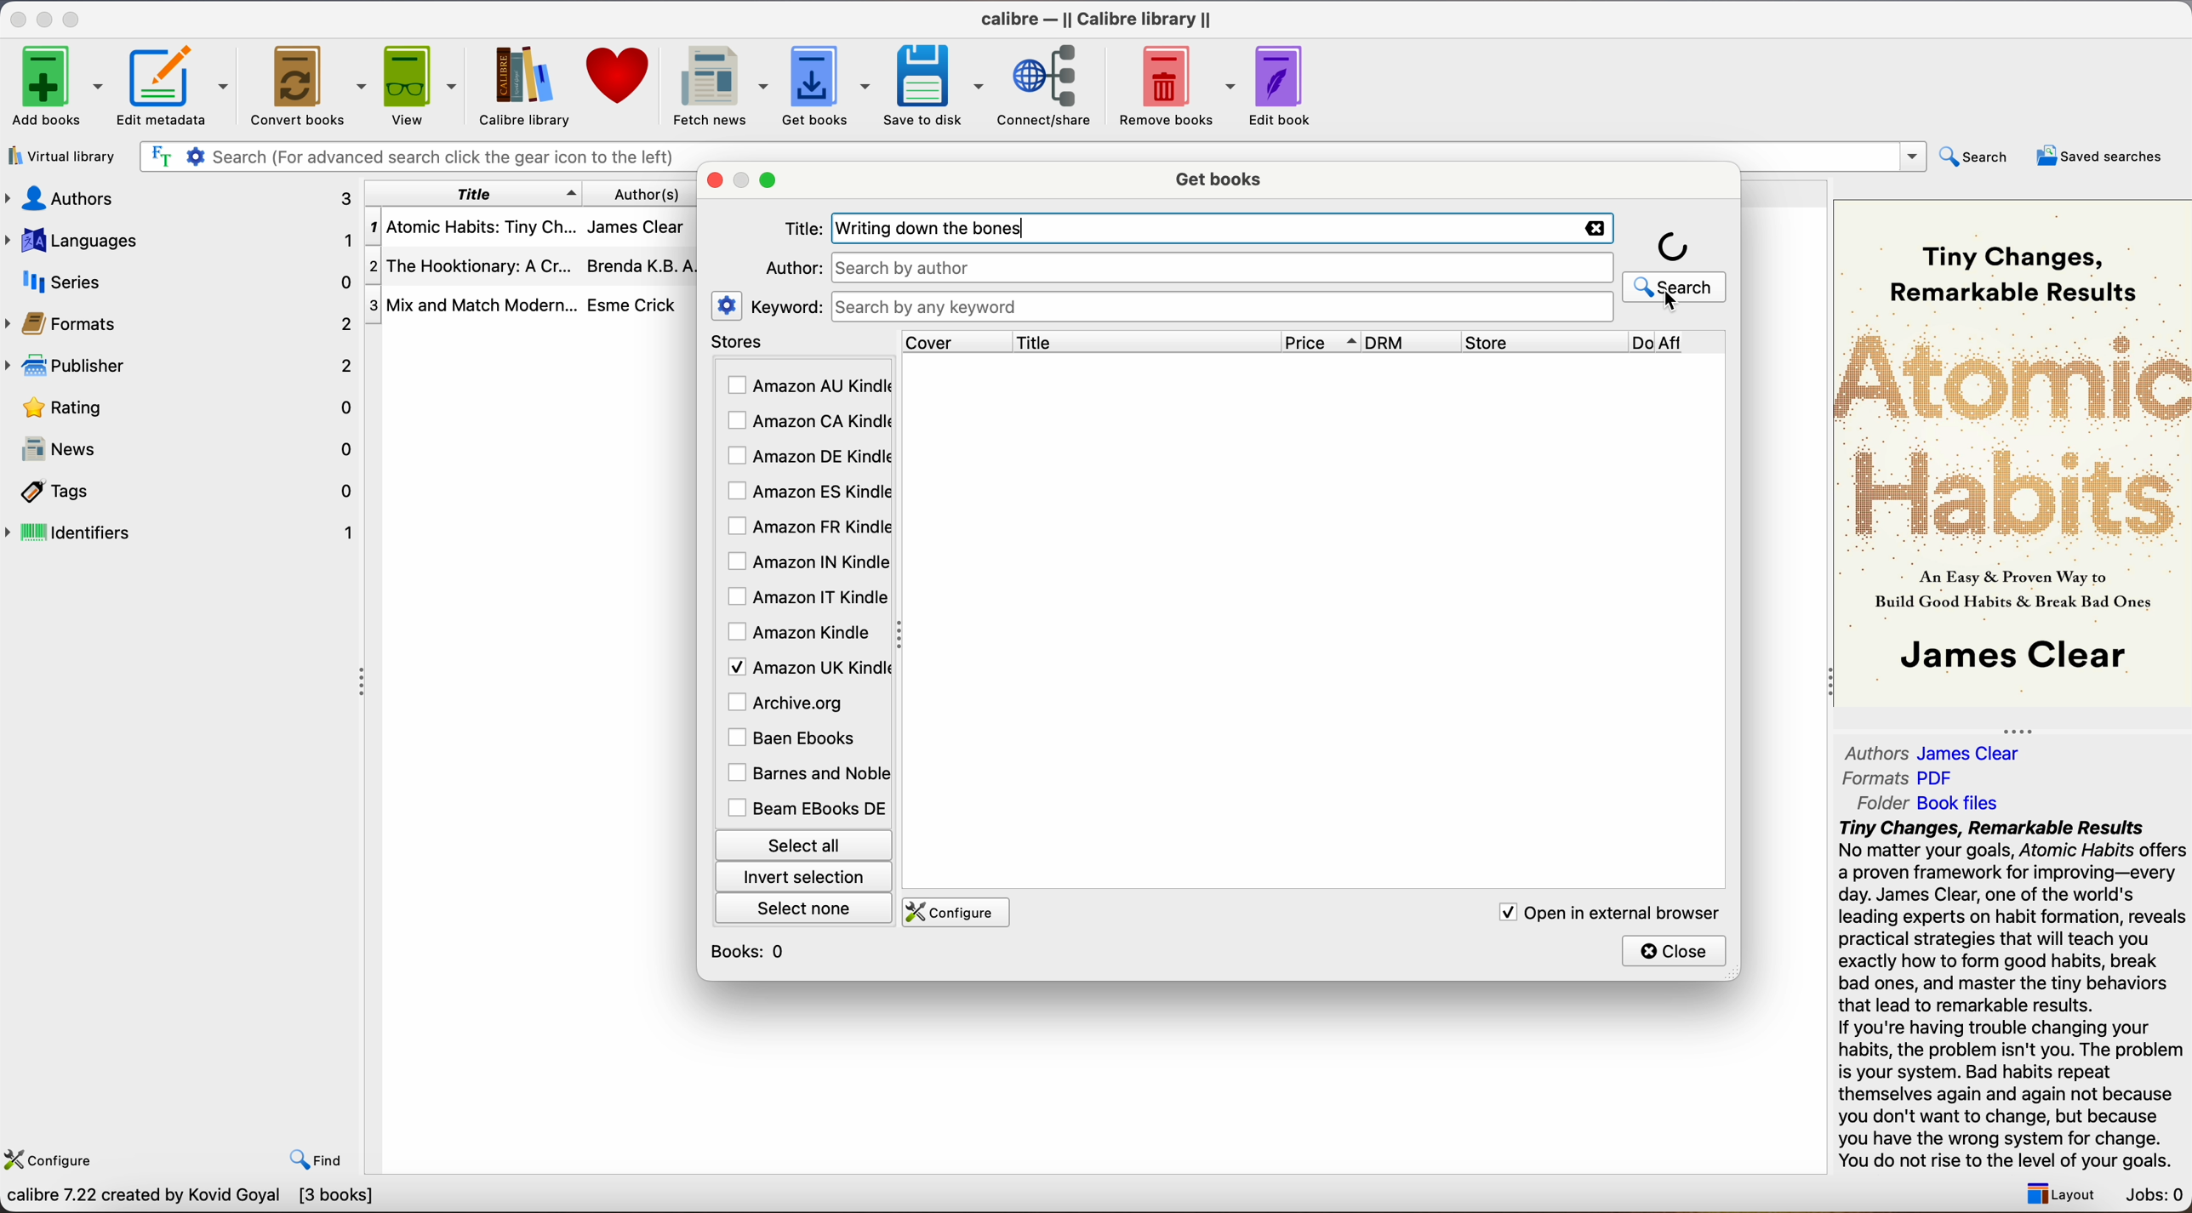 The height and width of the screenshot is (1213, 2192). Describe the element at coordinates (771, 181) in the screenshot. I see `maximize` at that location.